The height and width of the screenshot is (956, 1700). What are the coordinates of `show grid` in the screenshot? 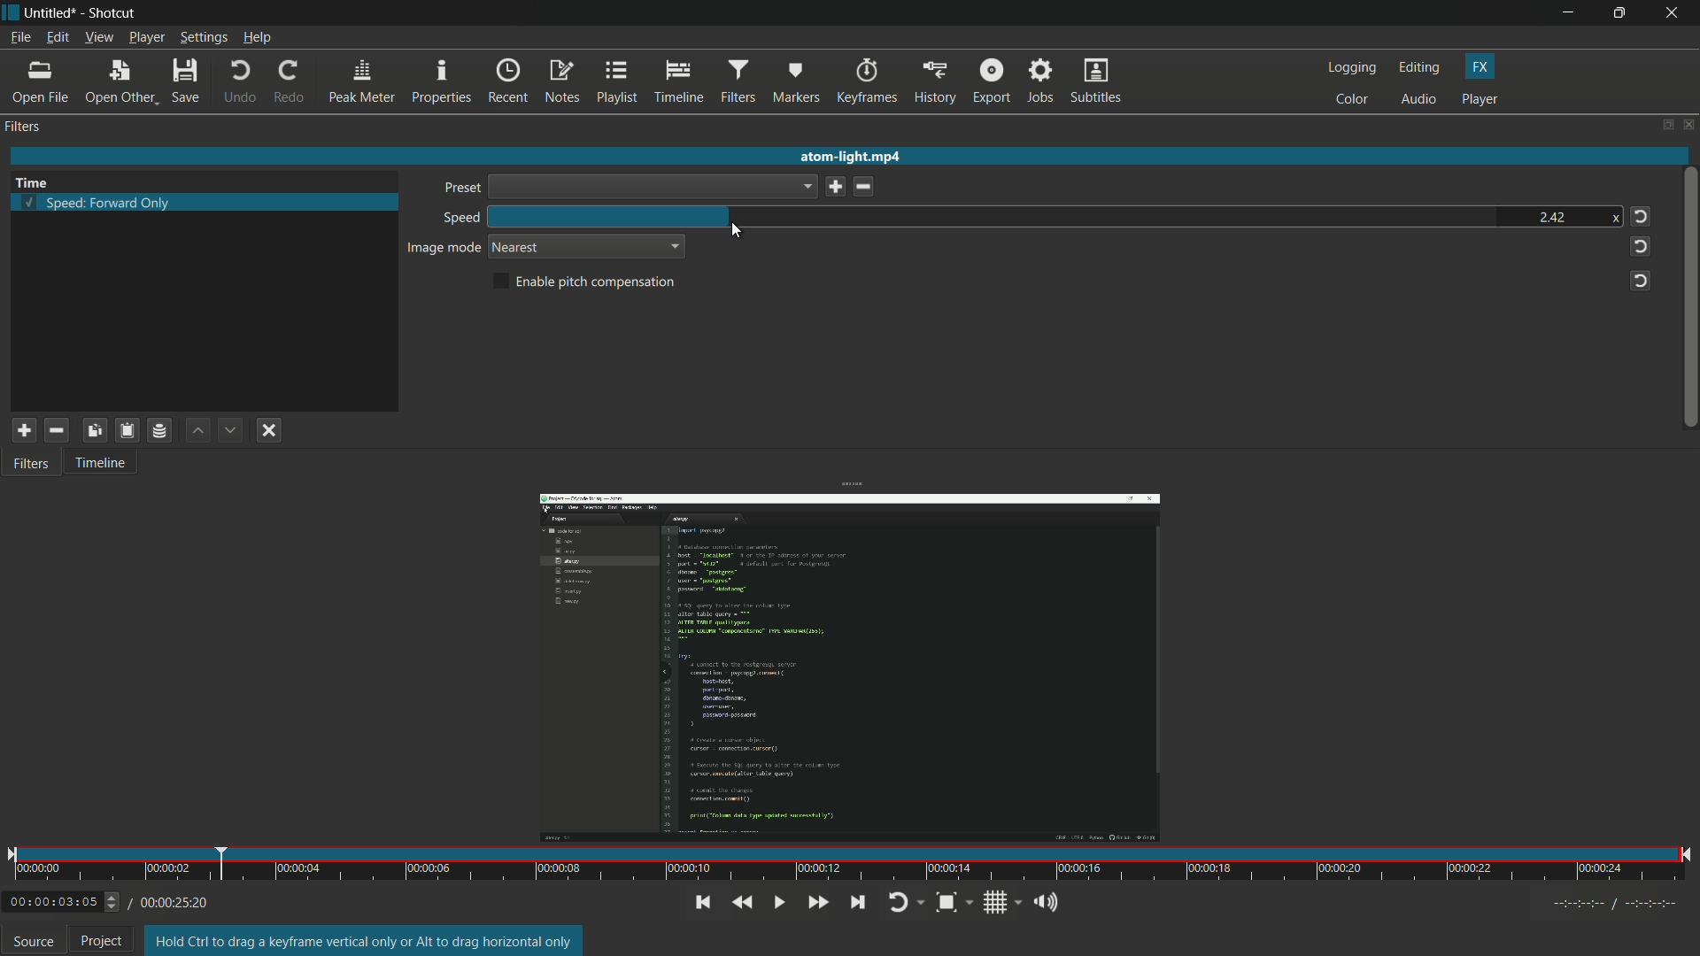 It's located at (1001, 902).